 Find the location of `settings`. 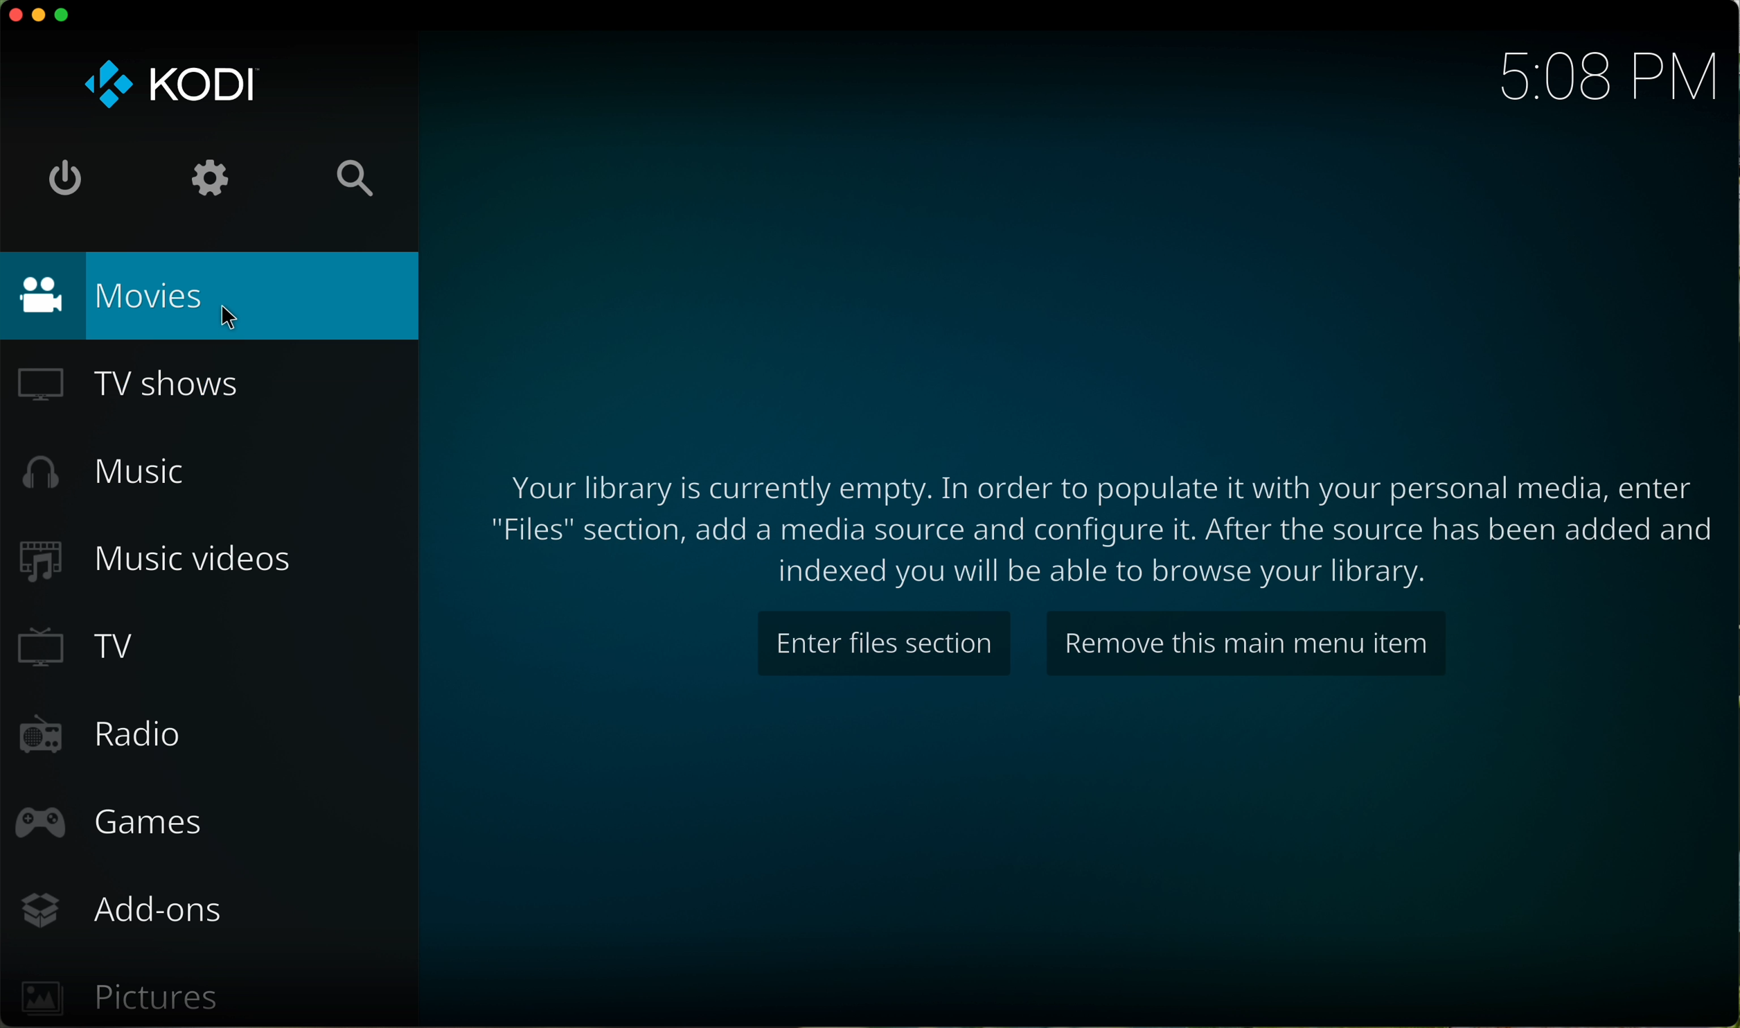

settings is located at coordinates (213, 177).